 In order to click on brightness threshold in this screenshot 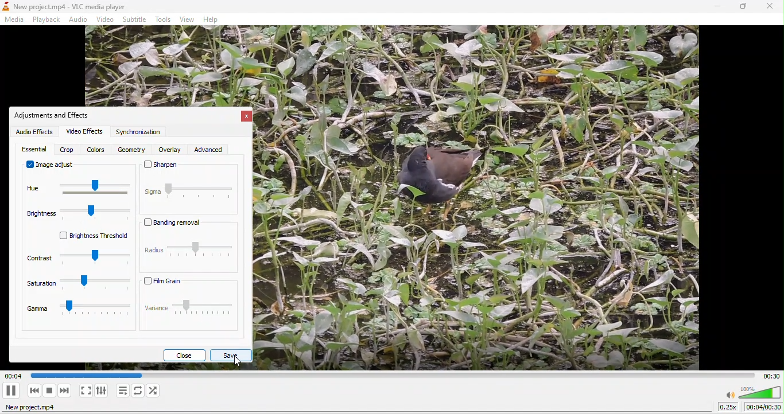, I will do `click(86, 237)`.